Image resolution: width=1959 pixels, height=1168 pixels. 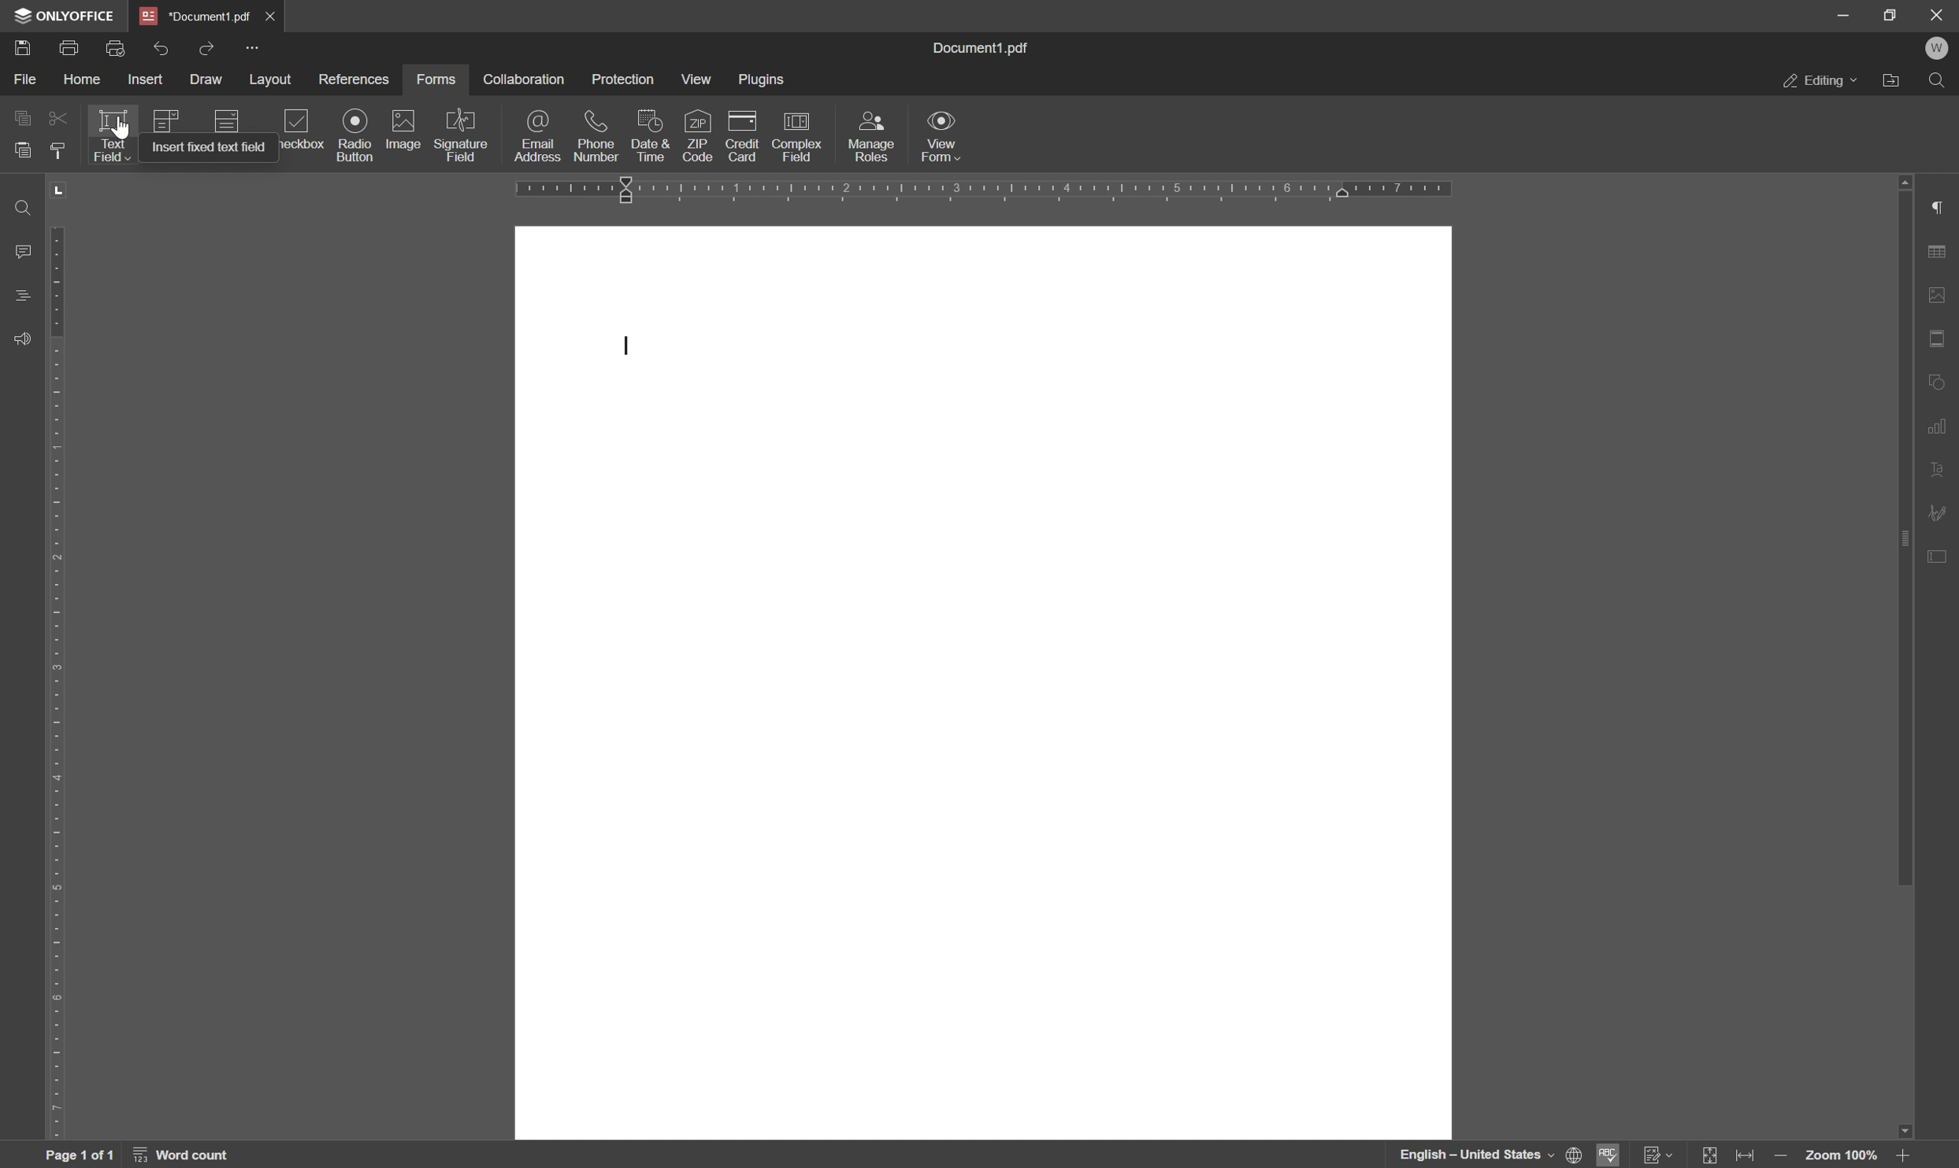 What do you see at coordinates (1786, 1156) in the screenshot?
I see `zoom in` at bounding box center [1786, 1156].